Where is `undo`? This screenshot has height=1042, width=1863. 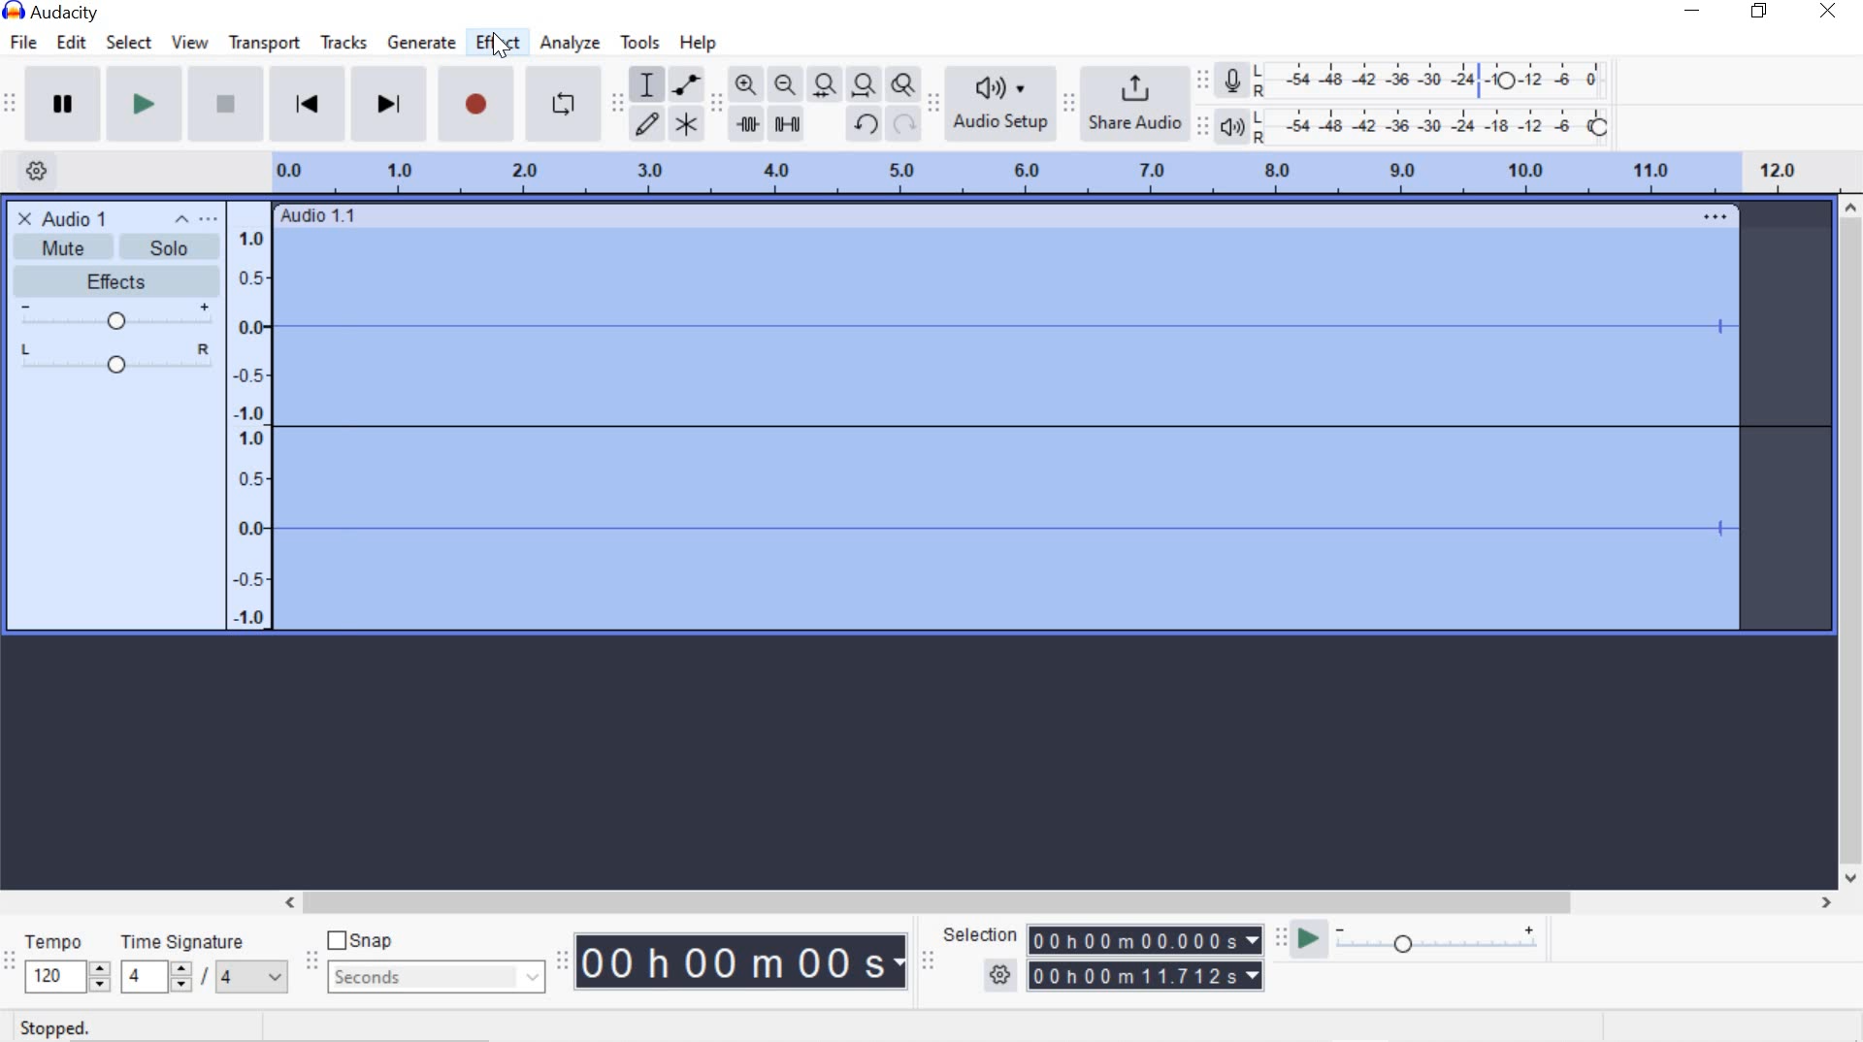
undo is located at coordinates (866, 123).